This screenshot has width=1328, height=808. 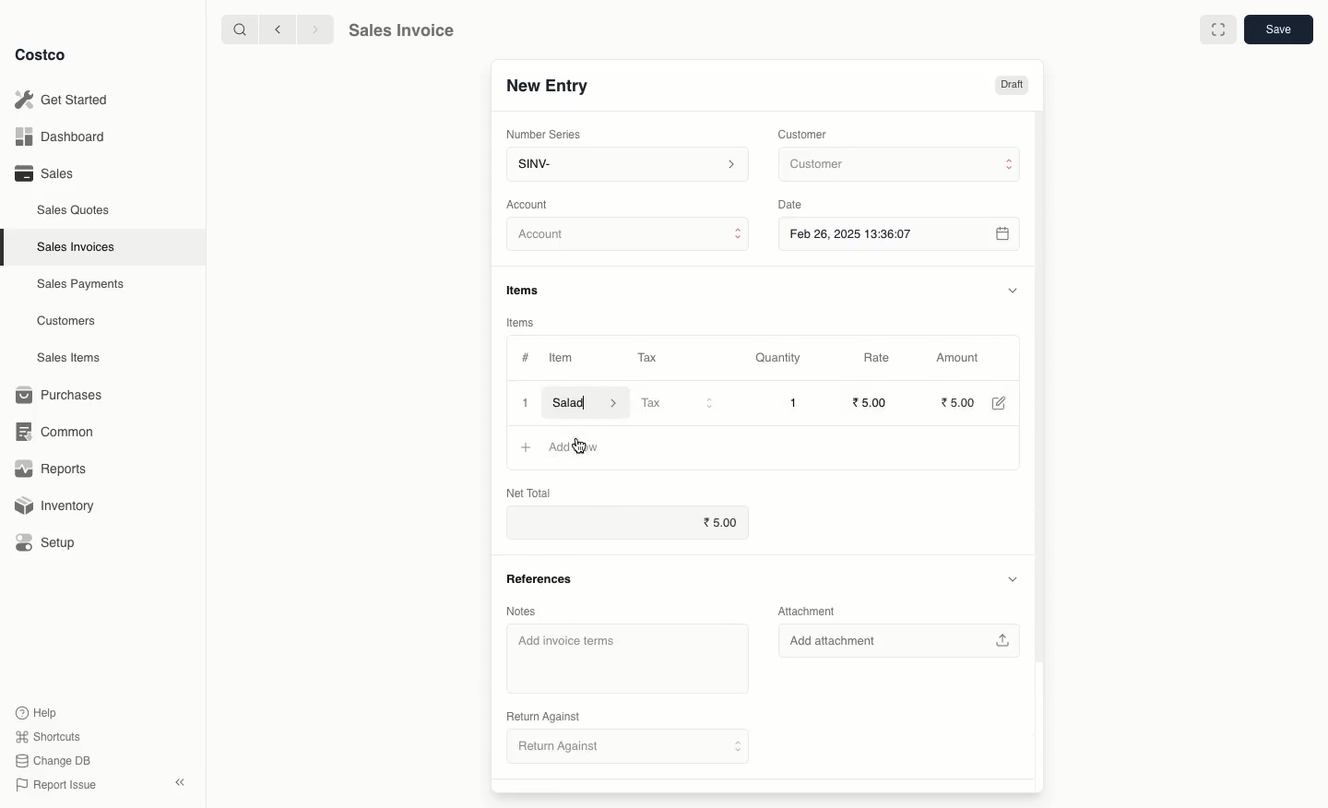 I want to click on Get Started, so click(x=61, y=99).